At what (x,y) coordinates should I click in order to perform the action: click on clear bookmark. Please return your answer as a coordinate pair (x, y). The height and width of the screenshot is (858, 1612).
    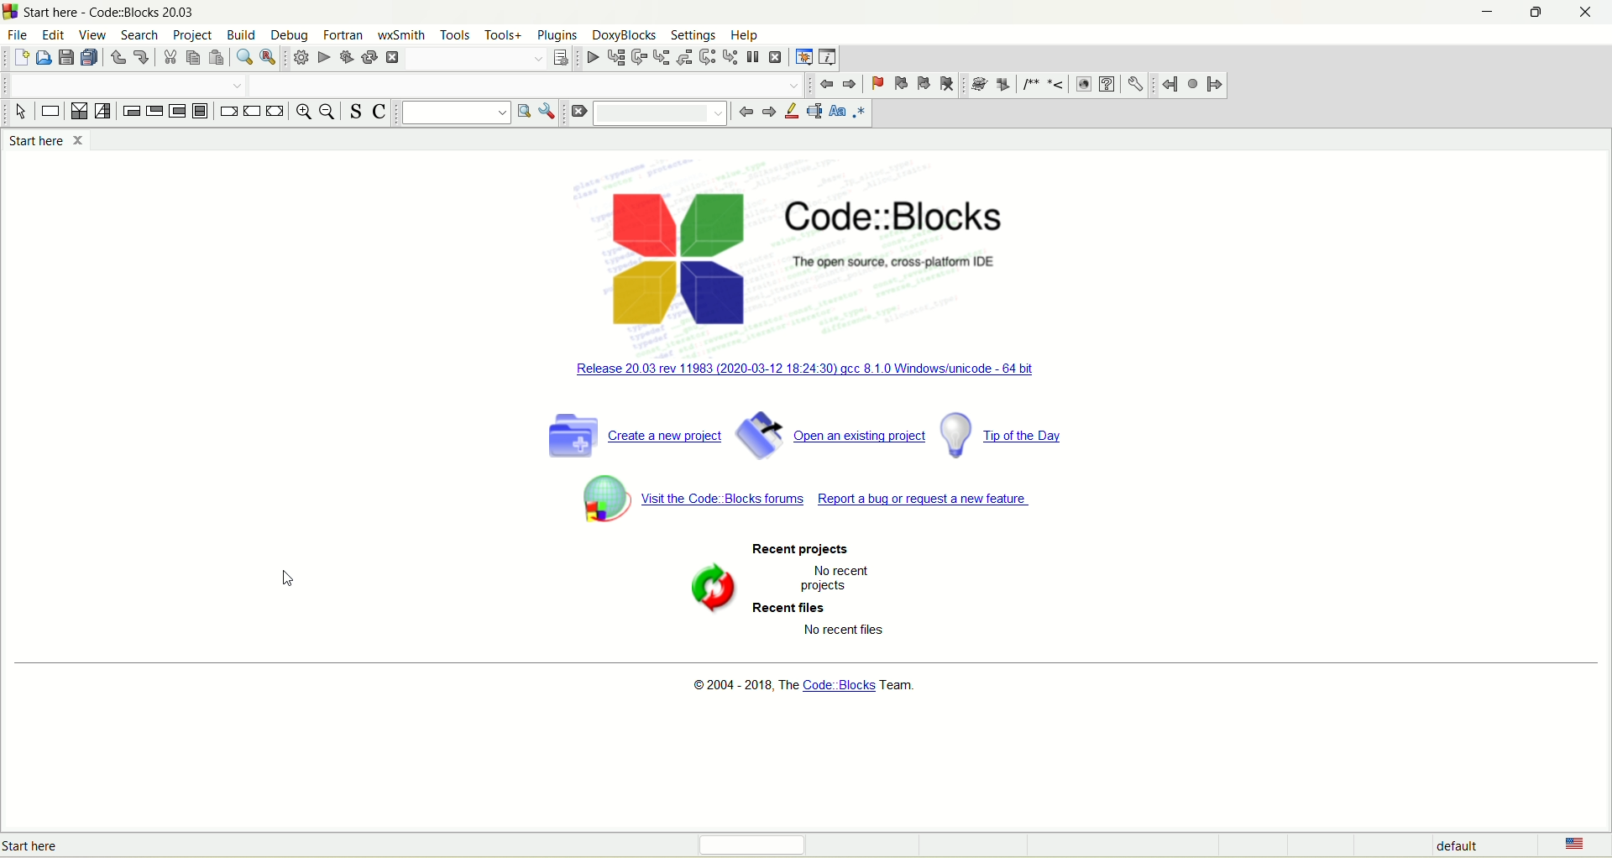
    Looking at the image, I should click on (947, 82).